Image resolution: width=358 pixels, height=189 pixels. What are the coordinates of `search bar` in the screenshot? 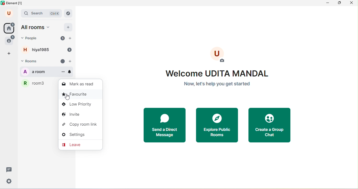 It's located at (42, 14).